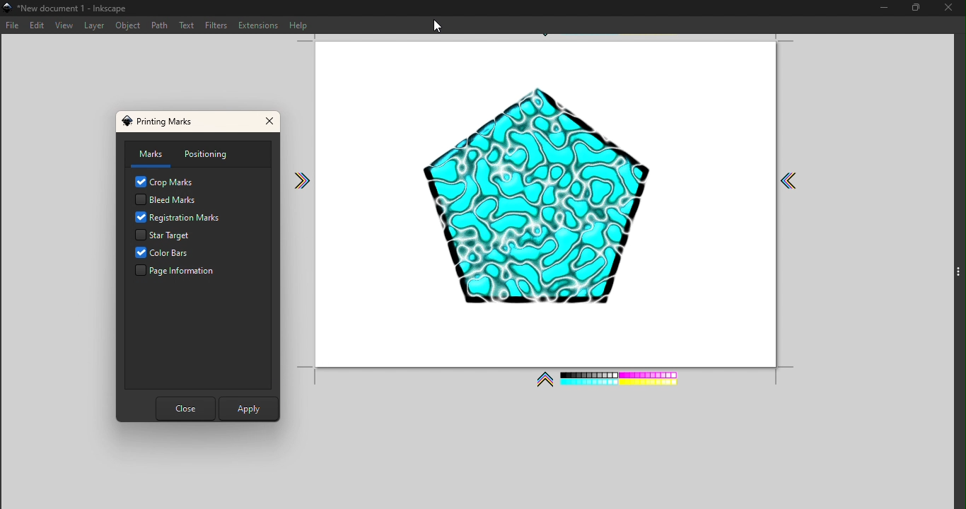 Image resolution: width=966 pixels, height=509 pixels. I want to click on Cursor, so click(436, 25).